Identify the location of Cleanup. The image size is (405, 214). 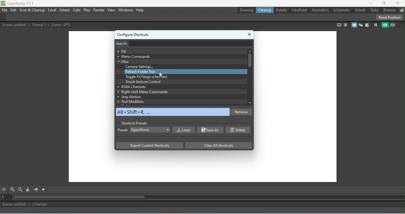
(266, 10).